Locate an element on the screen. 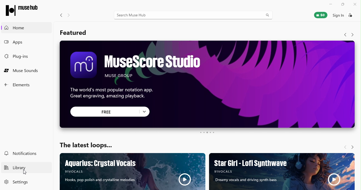  Notifications is located at coordinates (26, 154).